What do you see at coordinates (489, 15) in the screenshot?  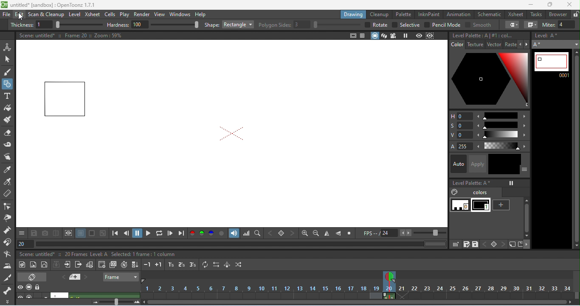 I see `schematic` at bounding box center [489, 15].